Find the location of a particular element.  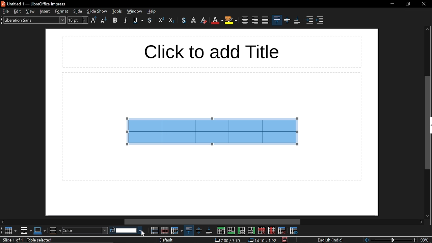

lower case is located at coordinates (104, 20).